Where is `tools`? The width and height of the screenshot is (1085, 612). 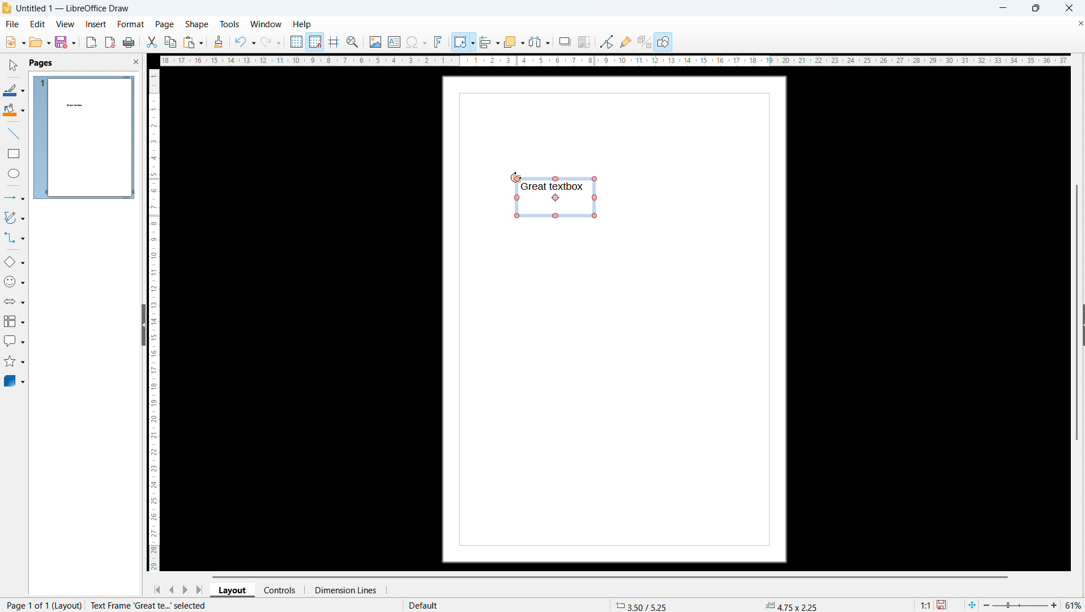 tools is located at coordinates (229, 24).